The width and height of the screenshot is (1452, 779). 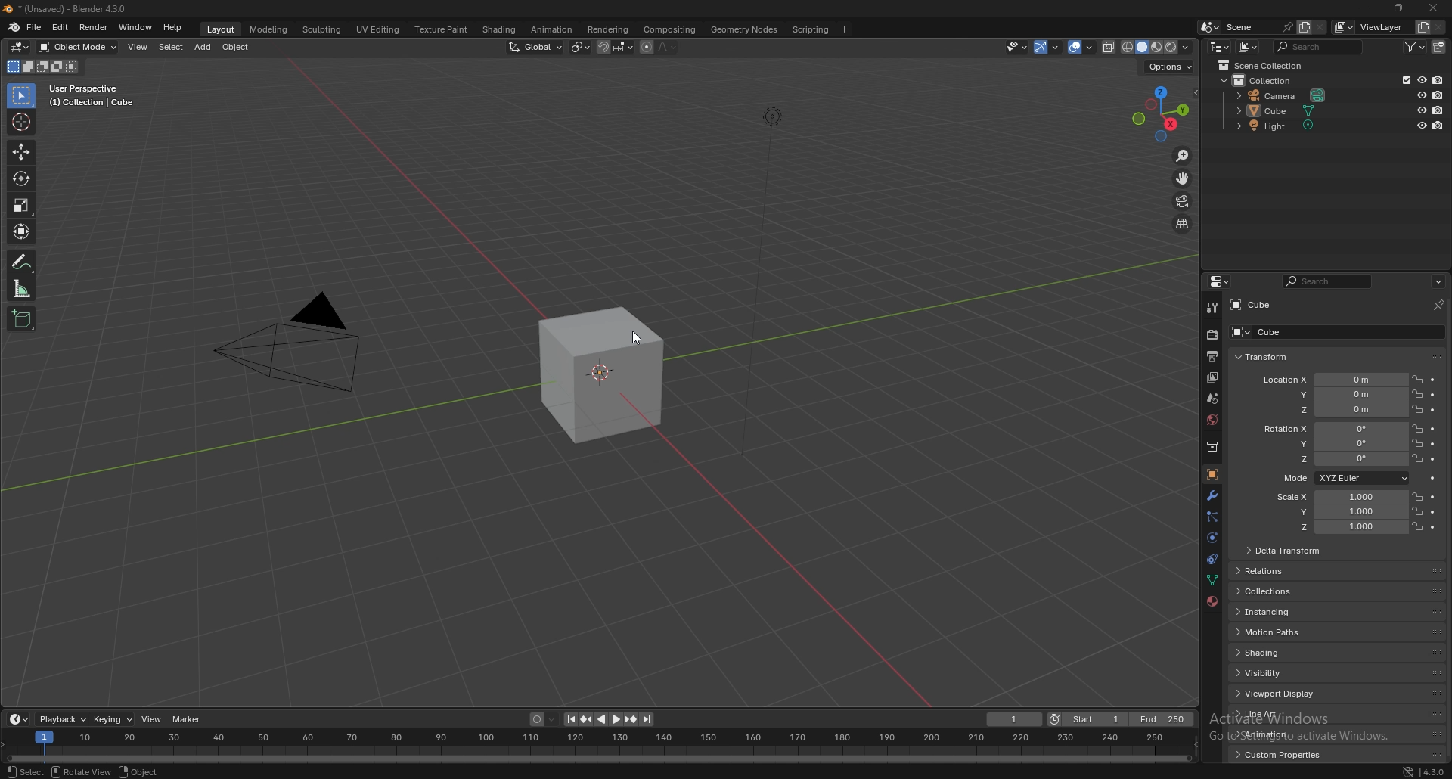 What do you see at coordinates (1416, 46) in the screenshot?
I see `filter` at bounding box center [1416, 46].